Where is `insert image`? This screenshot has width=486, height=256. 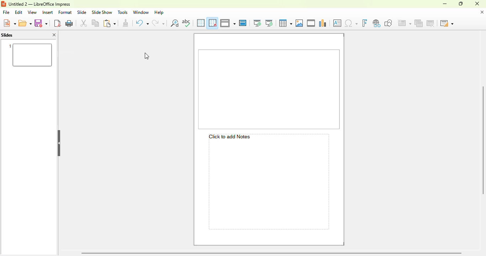
insert image is located at coordinates (300, 23).